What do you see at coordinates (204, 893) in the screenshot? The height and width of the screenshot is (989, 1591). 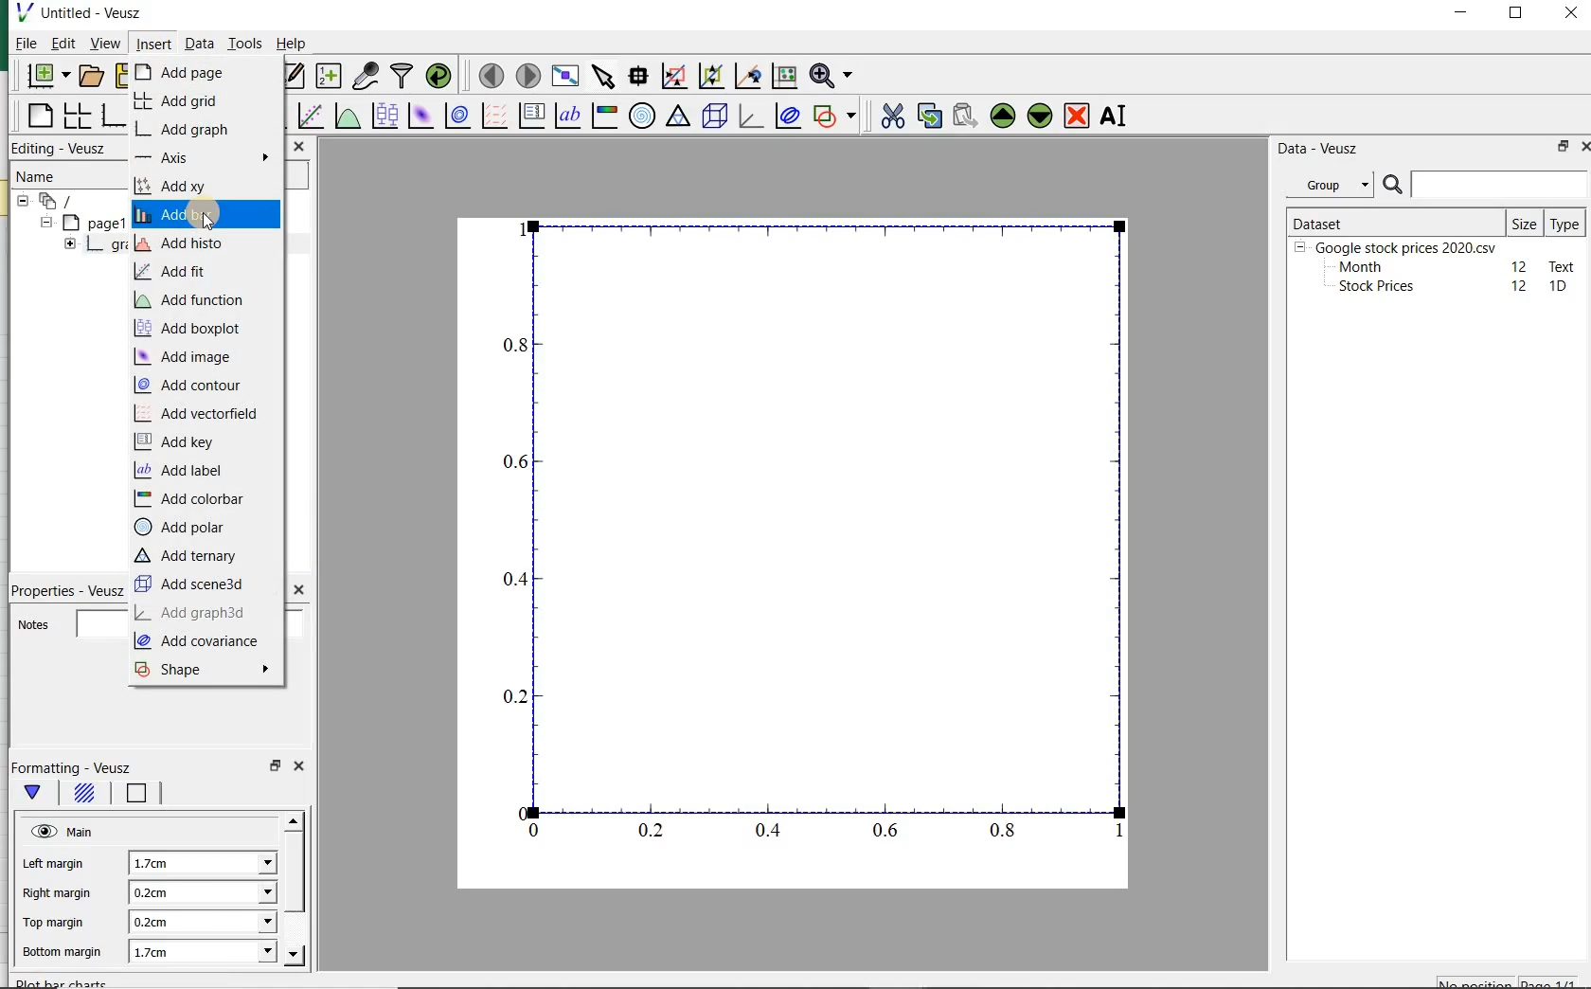 I see `0.2cm` at bounding box center [204, 893].